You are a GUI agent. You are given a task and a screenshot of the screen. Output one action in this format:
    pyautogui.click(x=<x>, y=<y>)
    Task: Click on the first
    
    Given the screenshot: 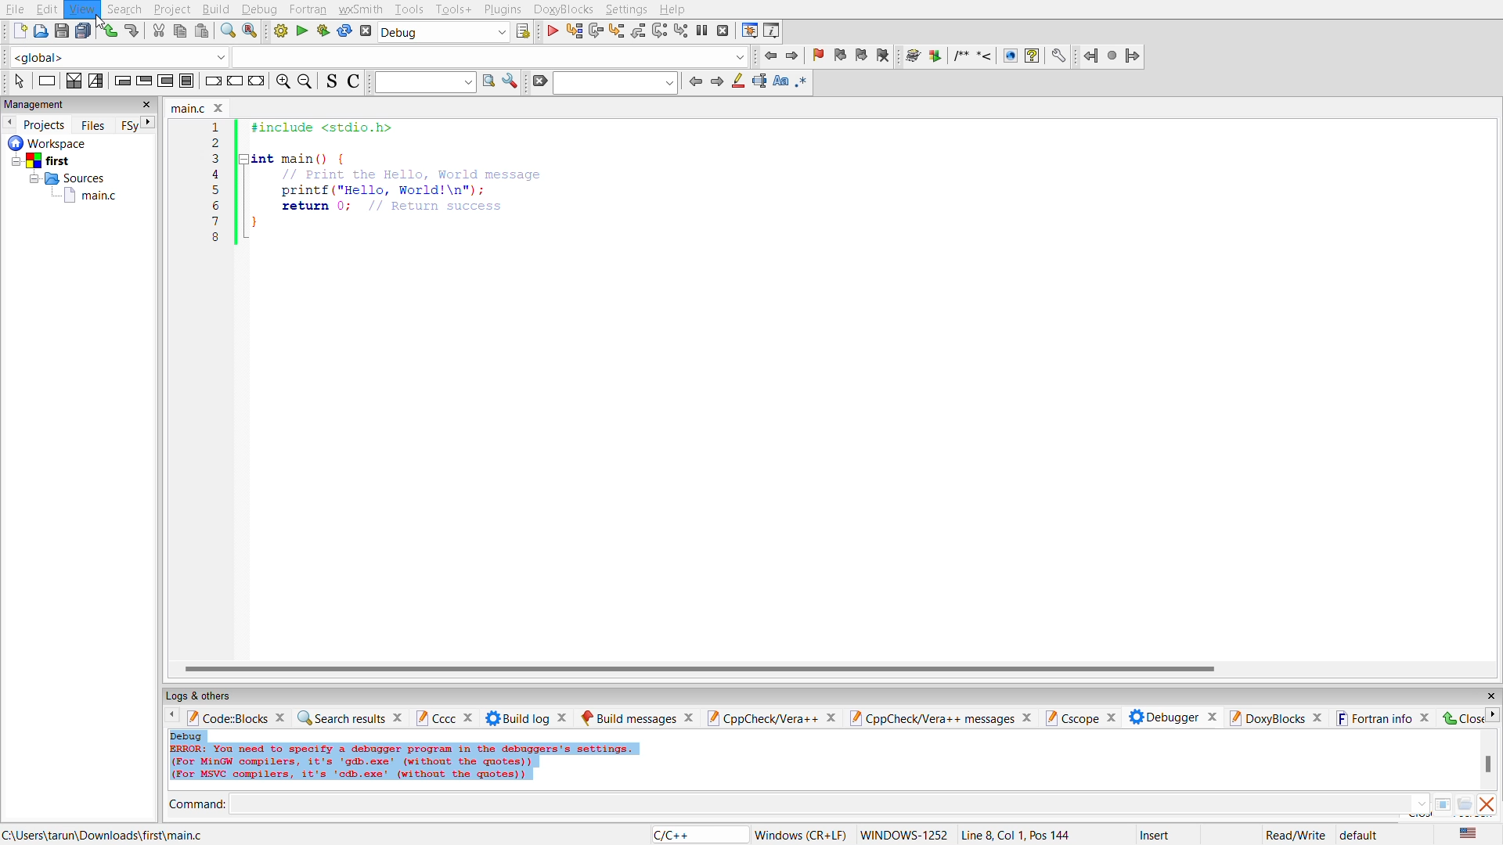 What is the action you would take?
    pyautogui.click(x=42, y=160)
    